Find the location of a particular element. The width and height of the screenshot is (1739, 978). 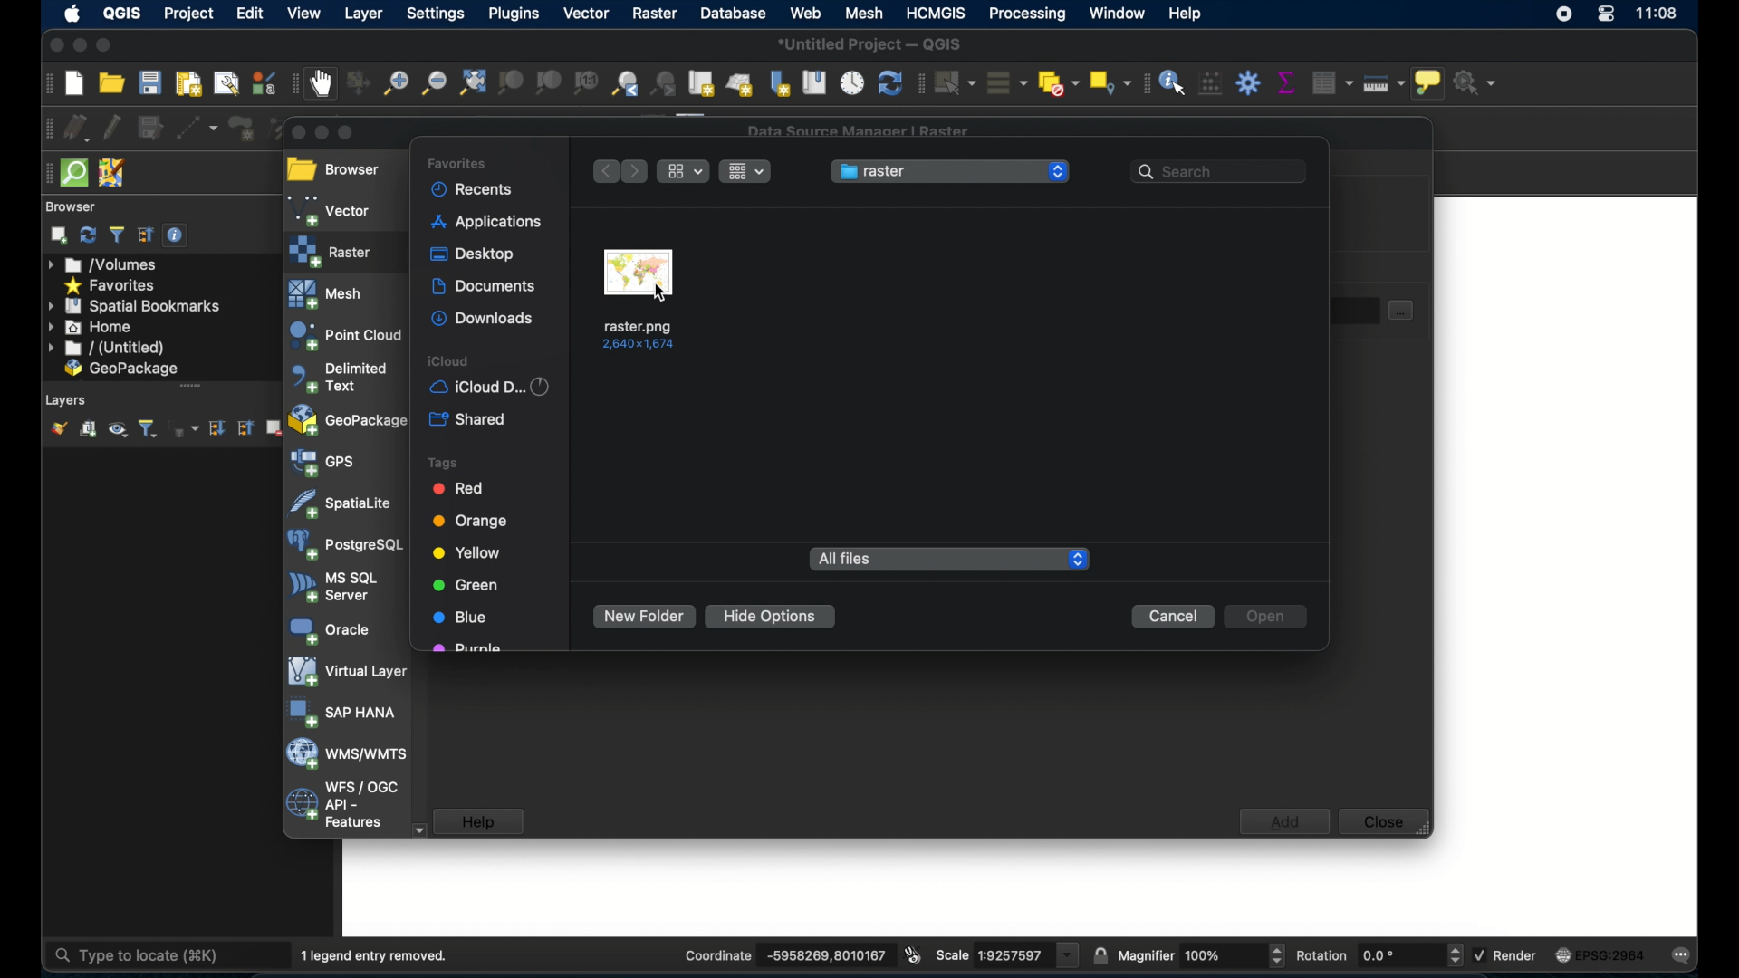

cancel is located at coordinates (1172, 617).